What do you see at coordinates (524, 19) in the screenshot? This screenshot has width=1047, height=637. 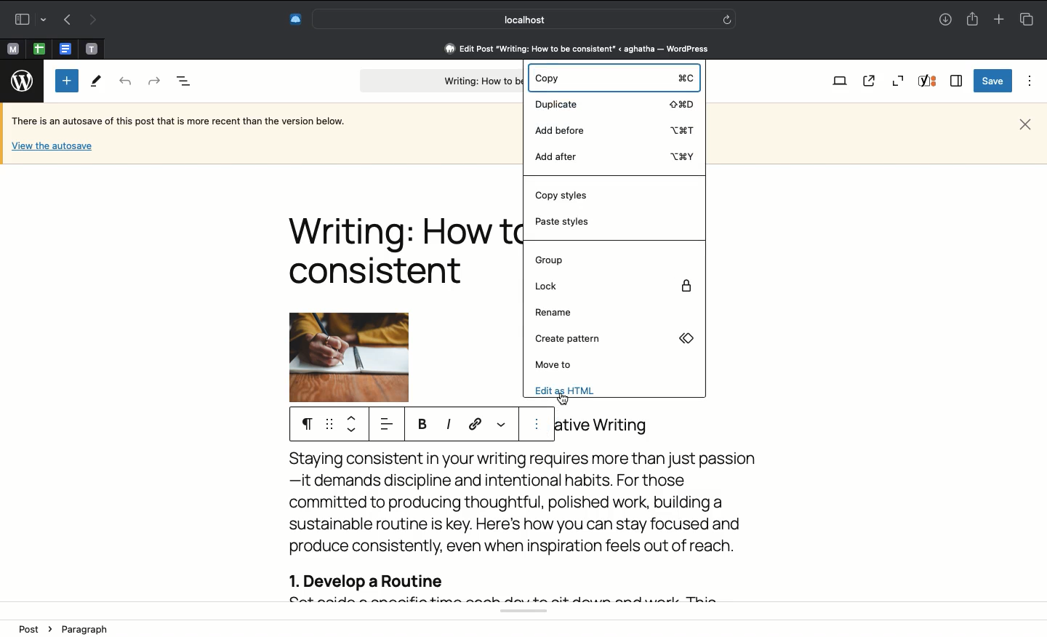 I see `Search bar` at bounding box center [524, 19].